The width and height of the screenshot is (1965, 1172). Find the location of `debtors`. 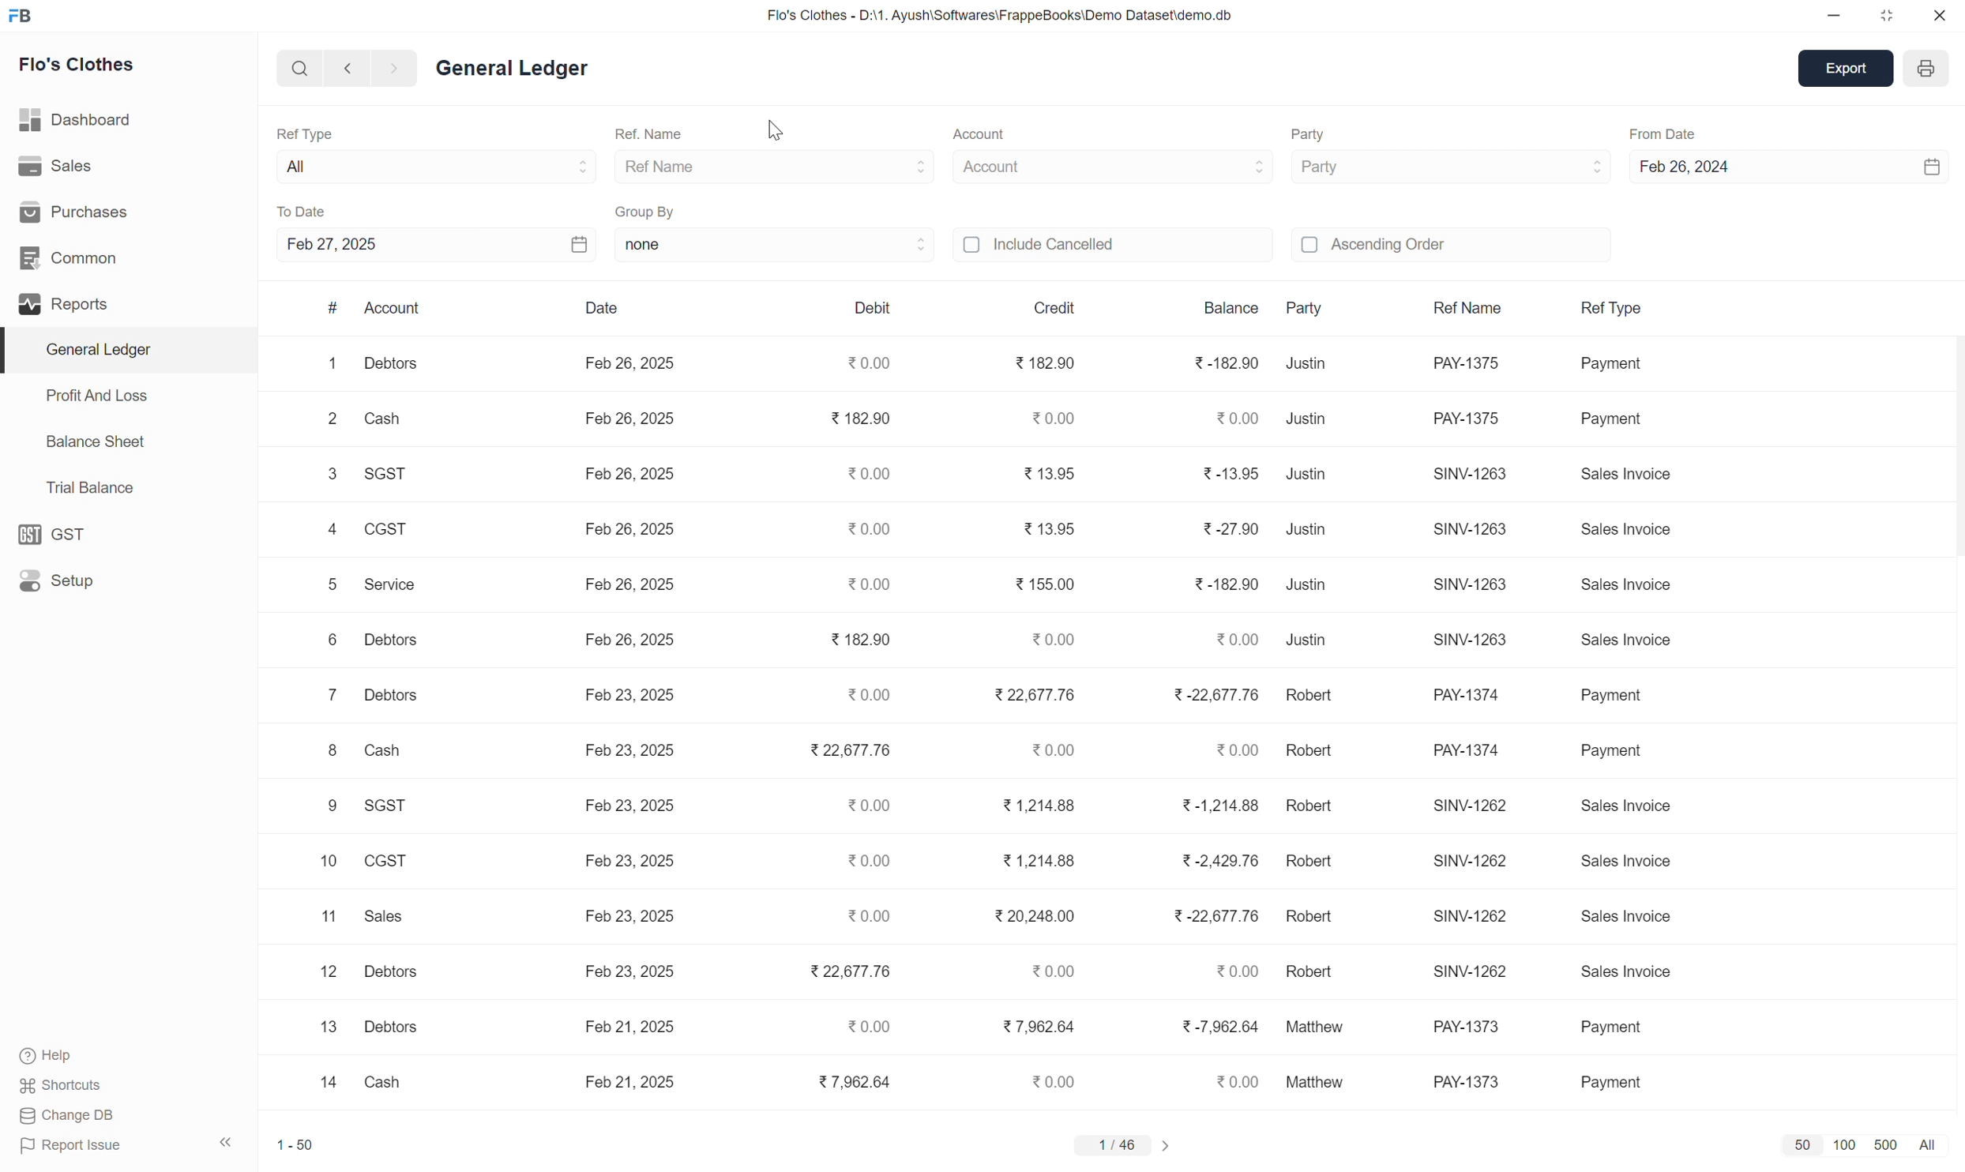

debtors is located at coordinates (388, 972).